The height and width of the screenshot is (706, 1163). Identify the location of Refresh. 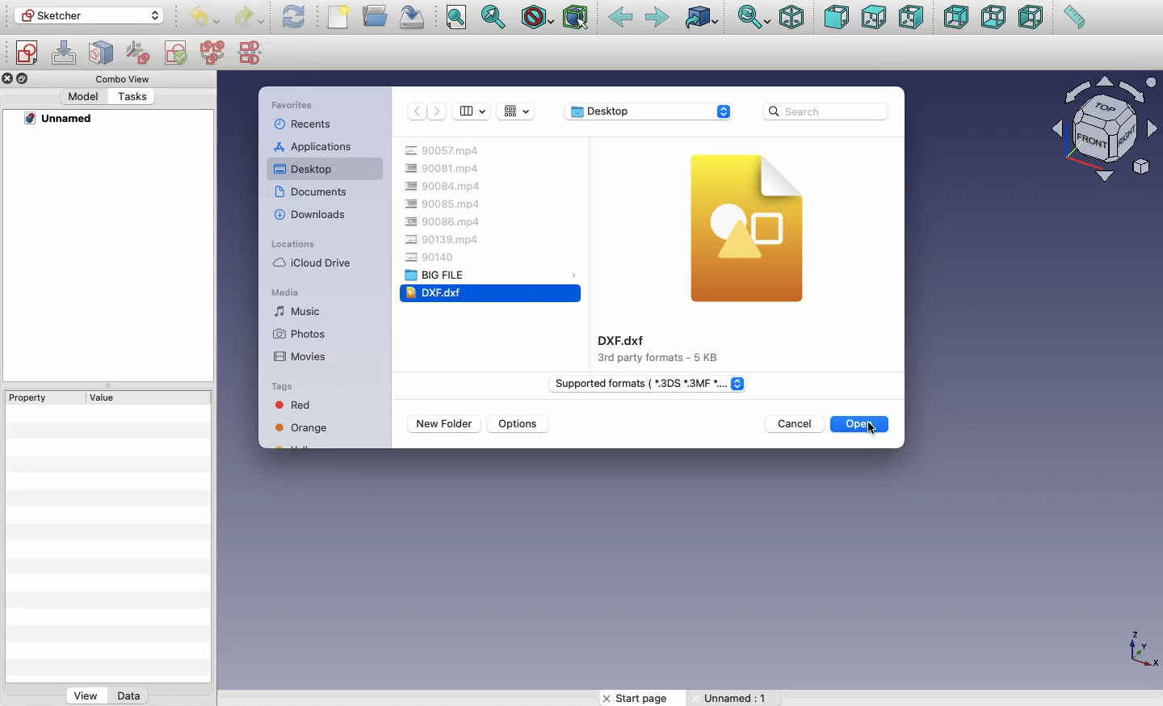
(295, 19).